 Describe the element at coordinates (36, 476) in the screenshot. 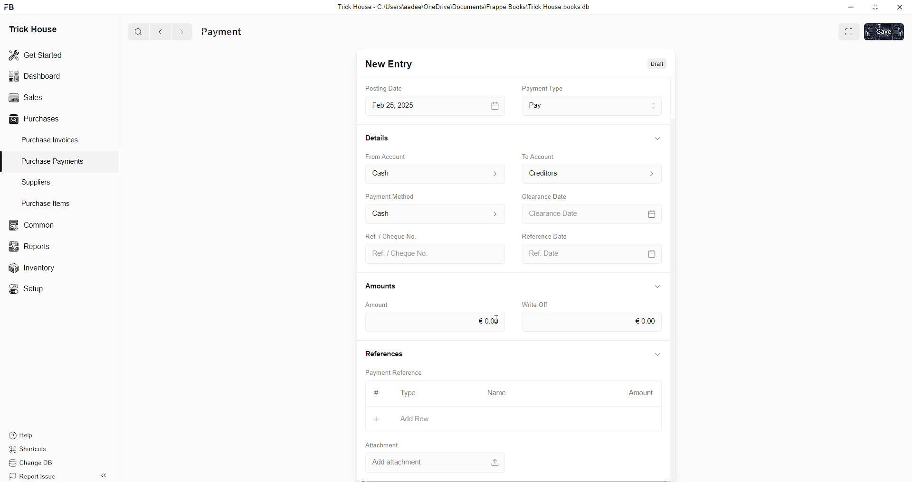

I see `Report Issue` at that location.